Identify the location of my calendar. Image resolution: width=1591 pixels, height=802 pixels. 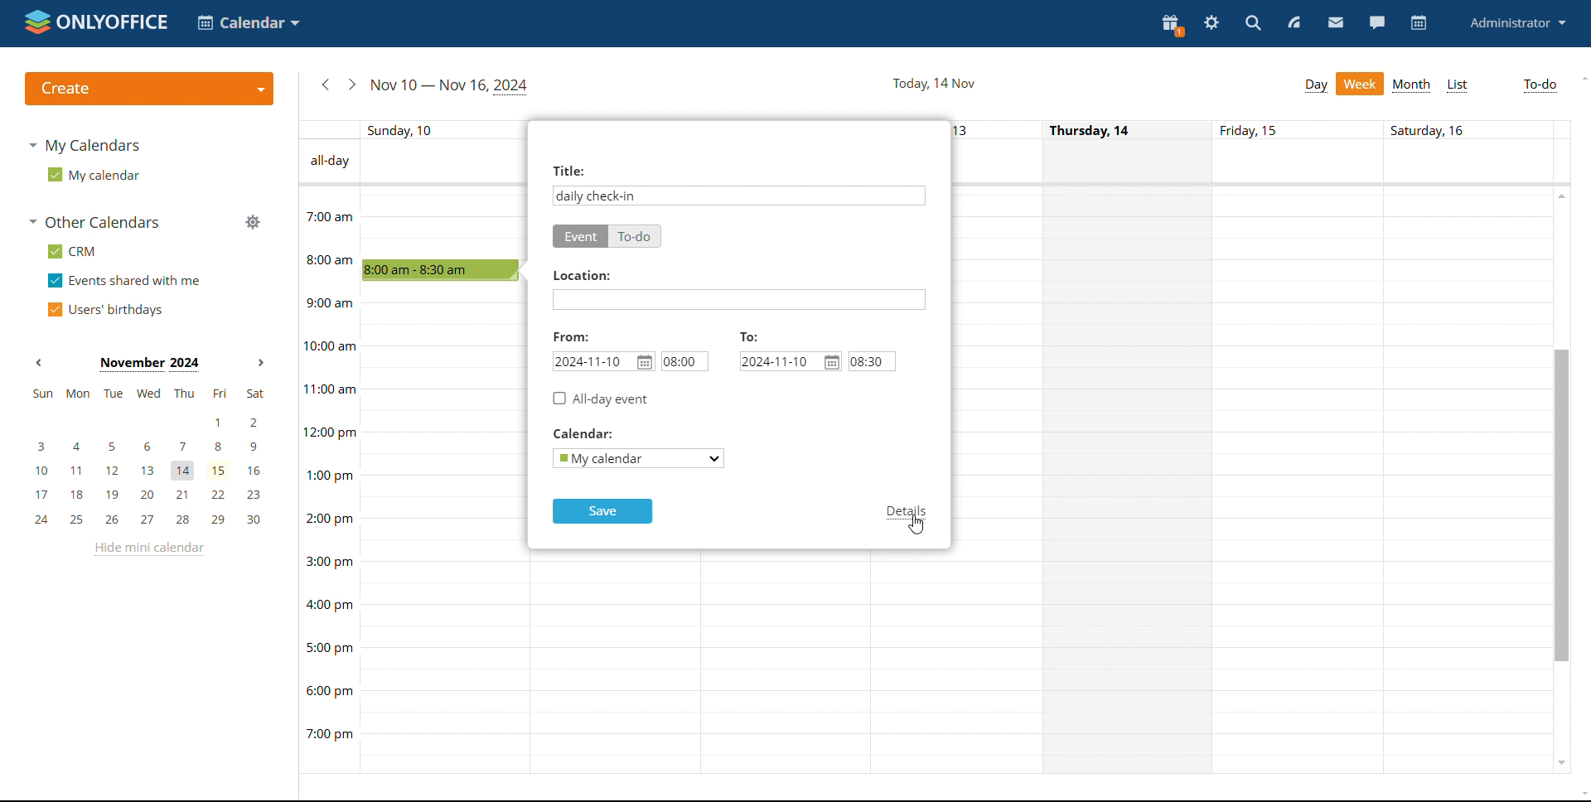
(91, 175).